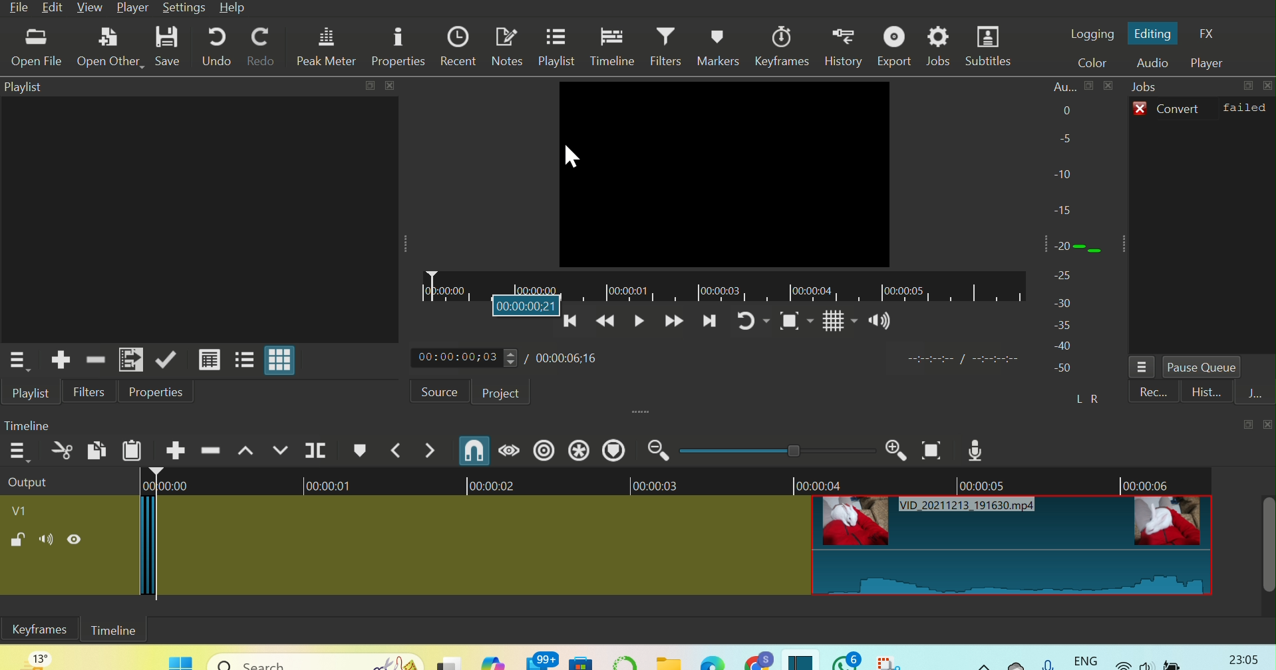  I want to click on Down, so click(279, 451).